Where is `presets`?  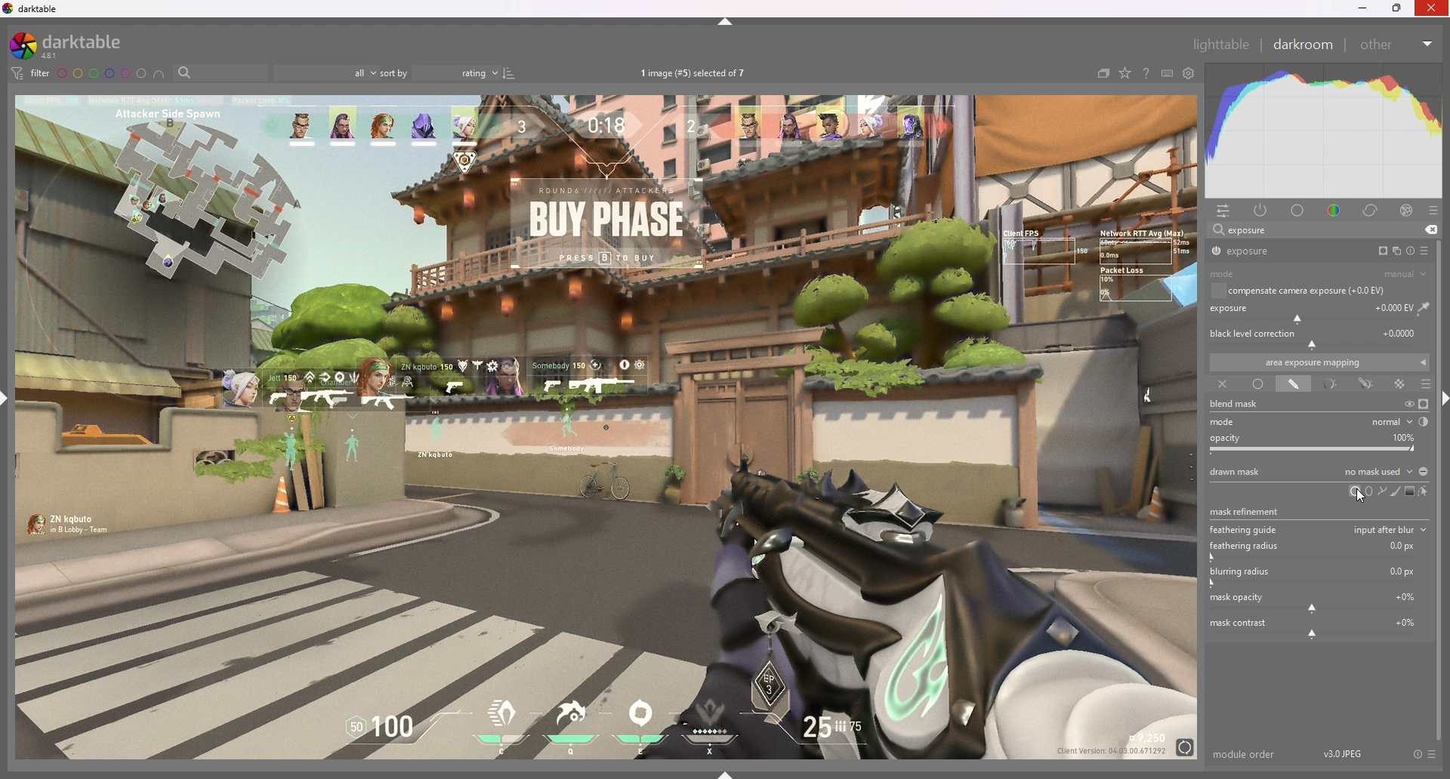 presets is located at coordinates (1433, 211).